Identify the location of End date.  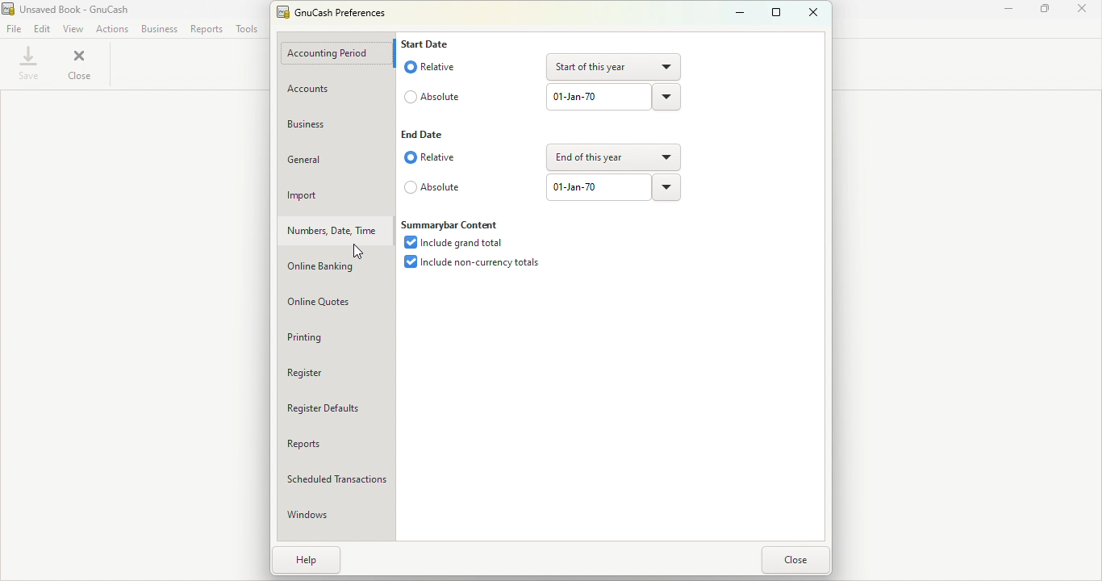
(429, 133).